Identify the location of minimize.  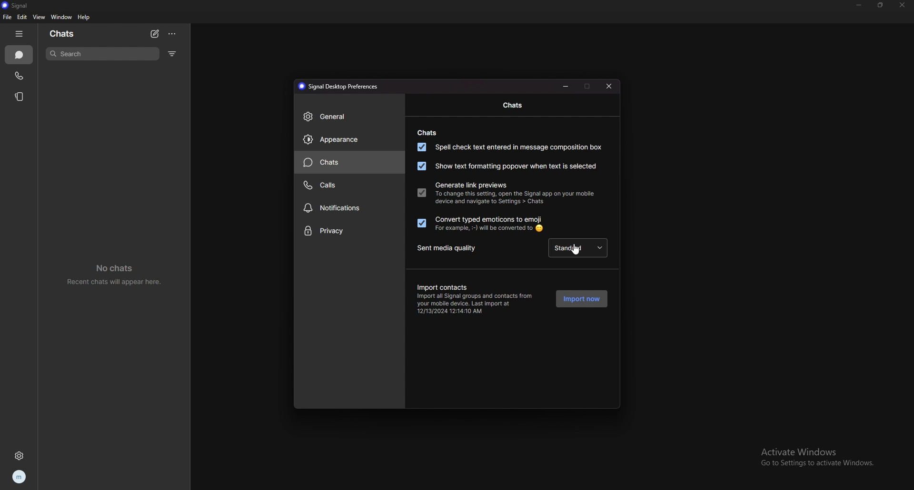
(859, 5).